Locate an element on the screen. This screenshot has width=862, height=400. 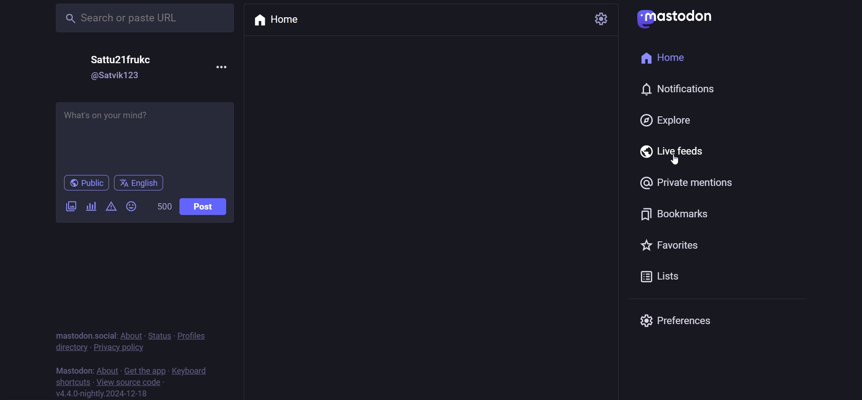
notification is located at coordinates (666, 90).